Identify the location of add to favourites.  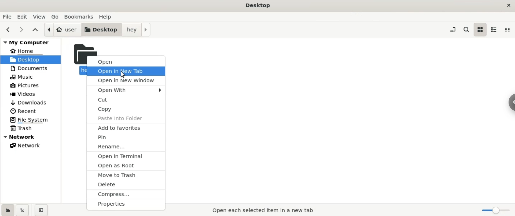
(127, 128).